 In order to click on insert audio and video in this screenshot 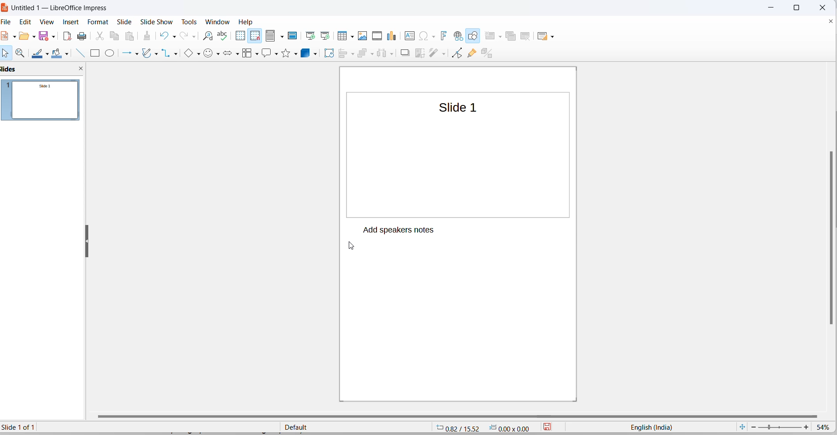, I will do `click(377, 35)`.